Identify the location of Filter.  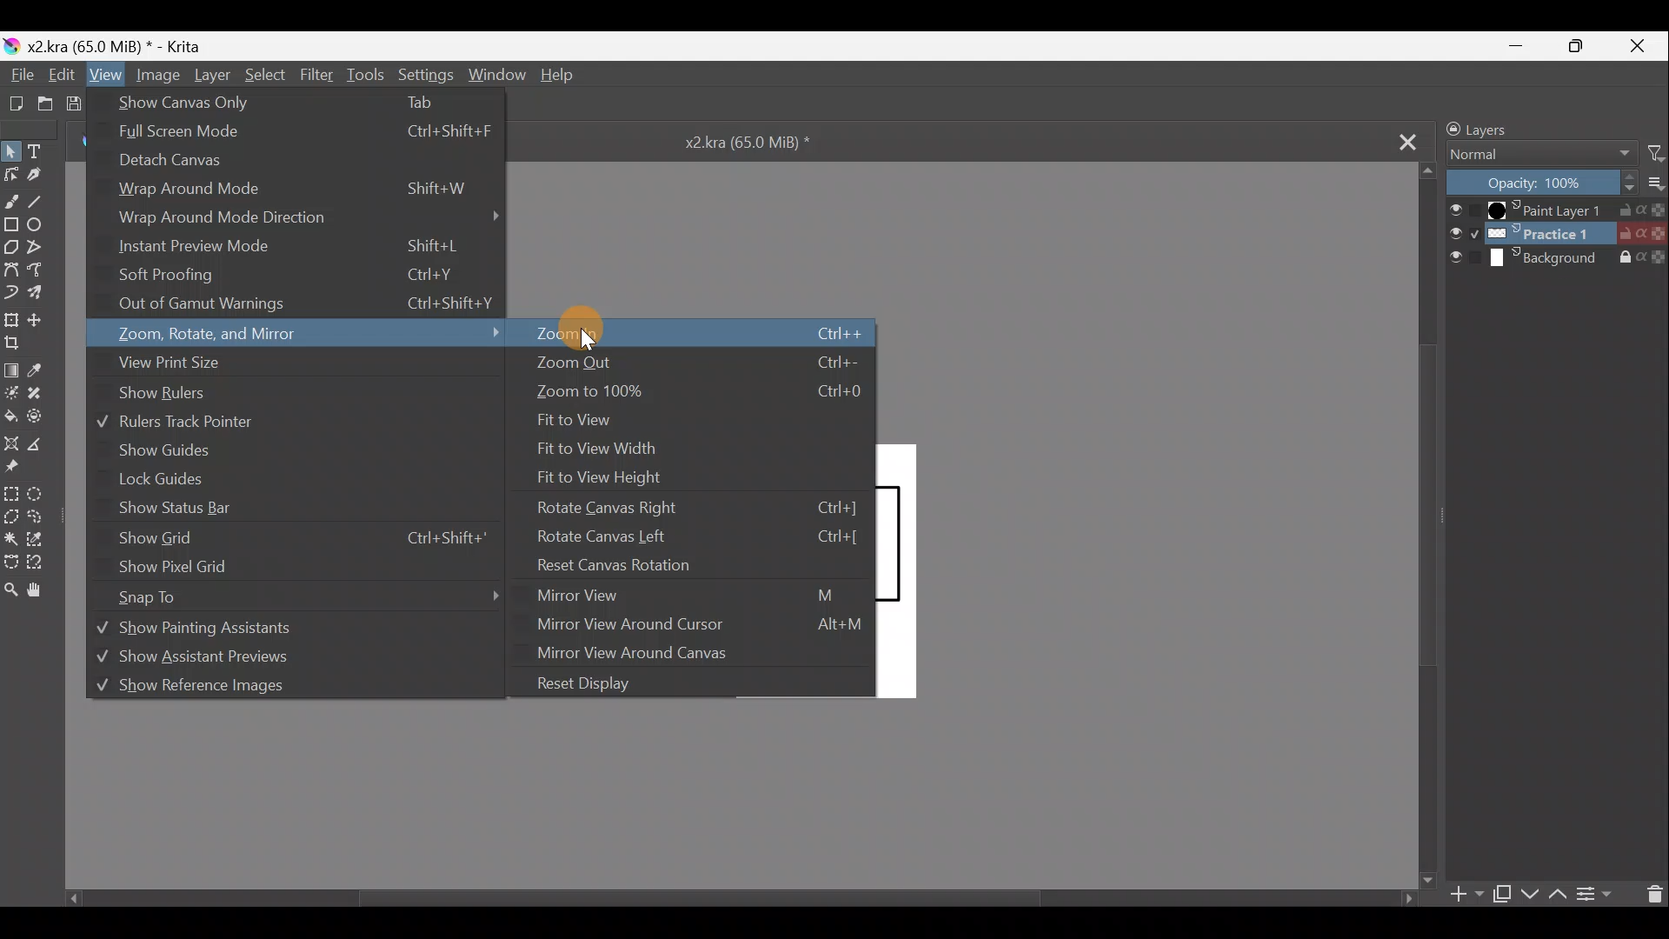
(317, 74).